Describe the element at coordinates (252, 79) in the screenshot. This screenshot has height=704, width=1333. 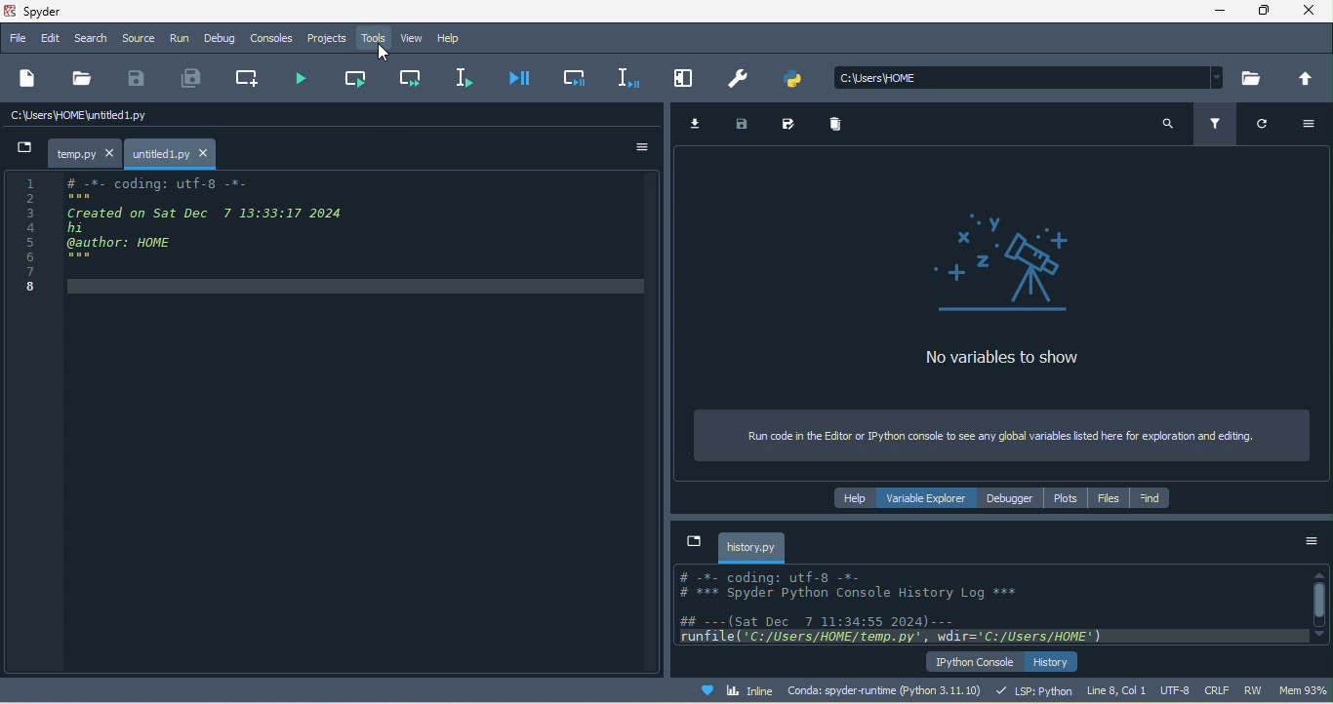
I see `create new cell` at that location.